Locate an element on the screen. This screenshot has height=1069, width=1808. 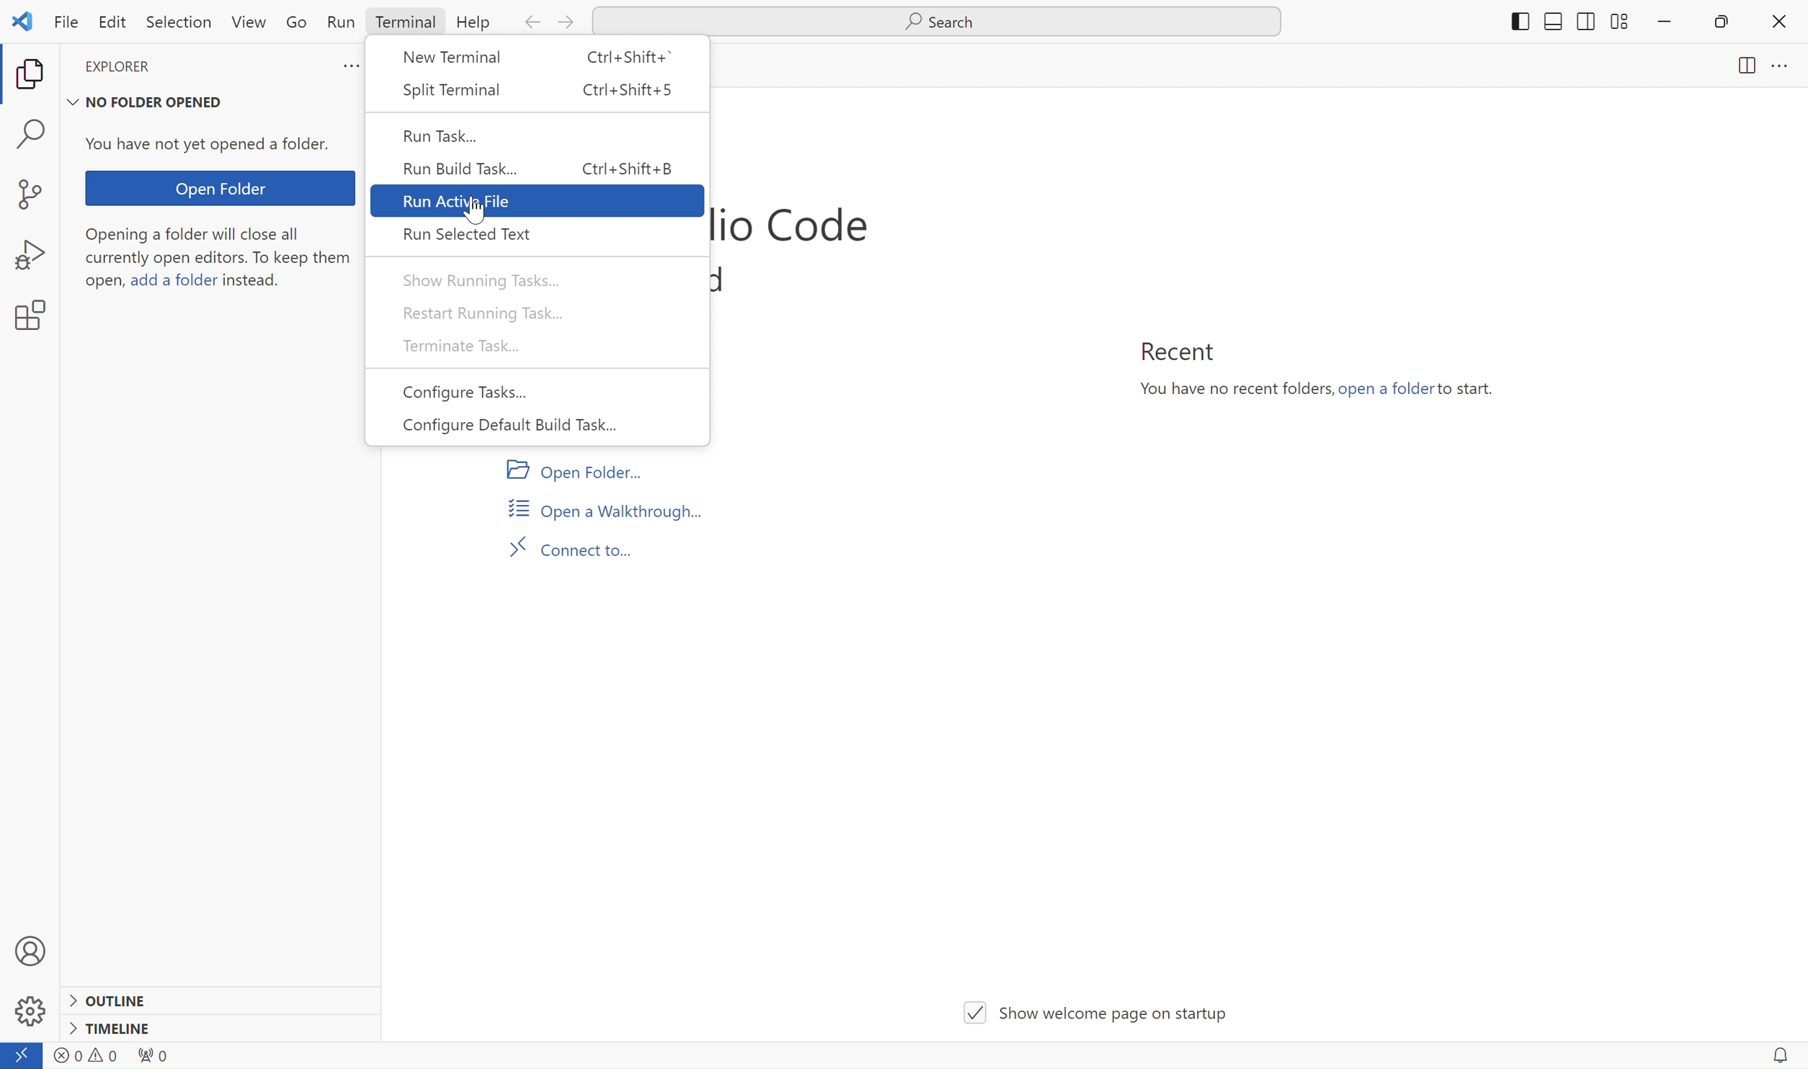
logo is located at coordinates (23, 18).